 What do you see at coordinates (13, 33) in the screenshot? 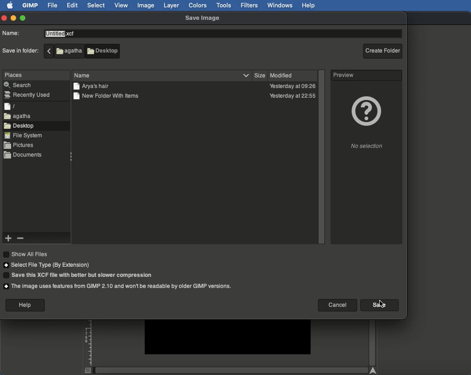
I see `Name` at bounding box center [13, 33].